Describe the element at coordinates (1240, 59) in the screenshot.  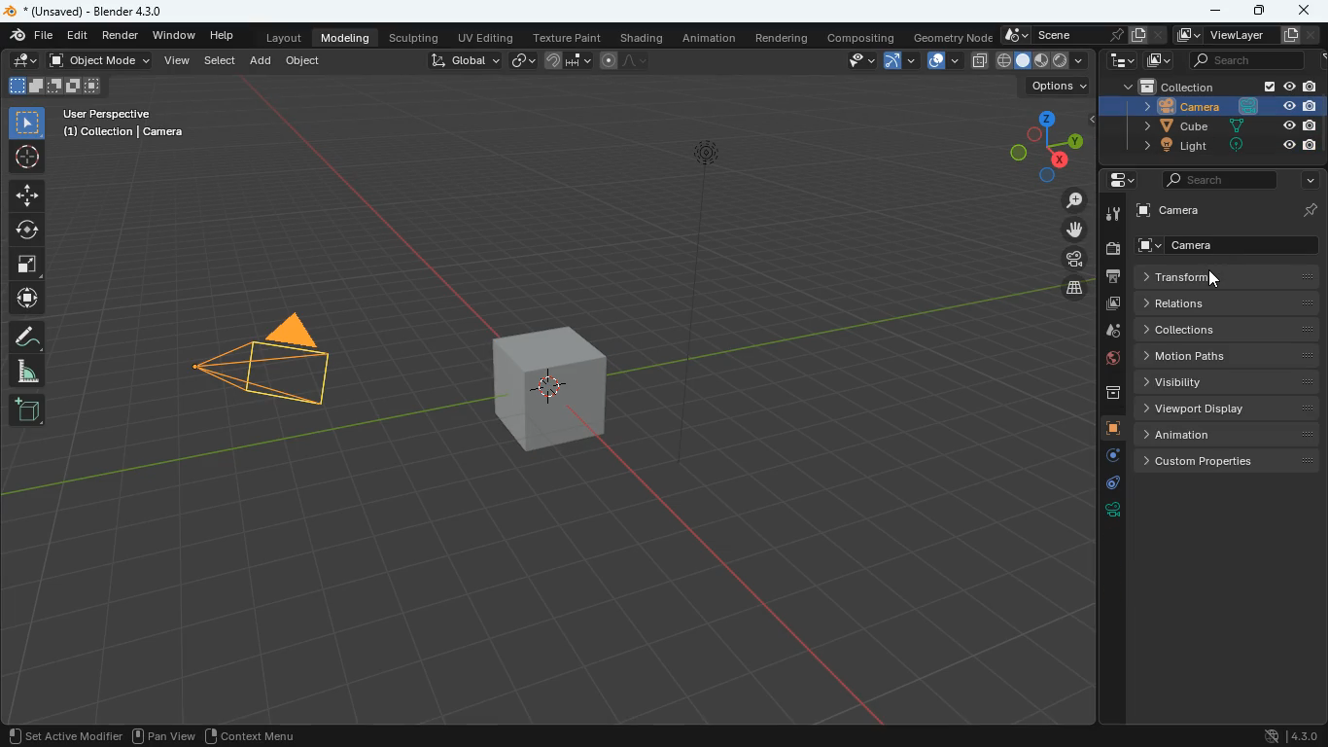
I see `search` at that location.